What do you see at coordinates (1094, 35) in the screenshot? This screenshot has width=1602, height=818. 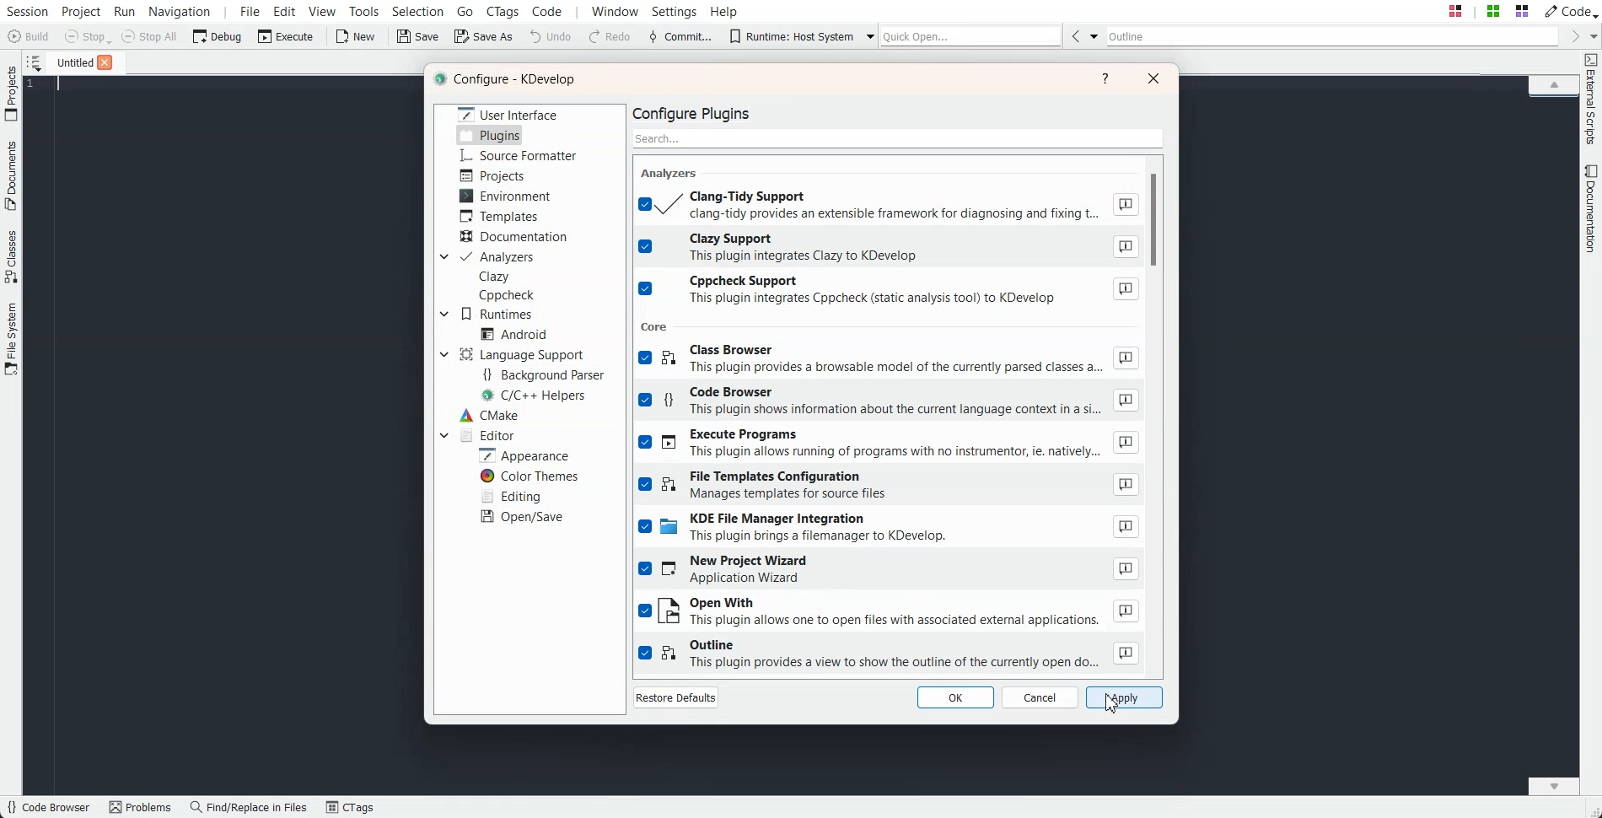 I see `Drop Down box` at bounding box center [1094, 35].